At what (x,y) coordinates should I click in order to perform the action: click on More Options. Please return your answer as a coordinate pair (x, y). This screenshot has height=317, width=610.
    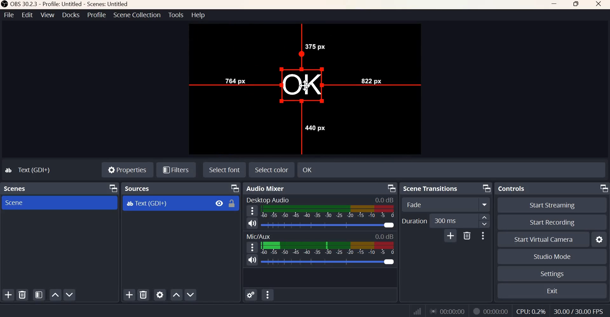
    Looking at the image, I should click on (482, 236).